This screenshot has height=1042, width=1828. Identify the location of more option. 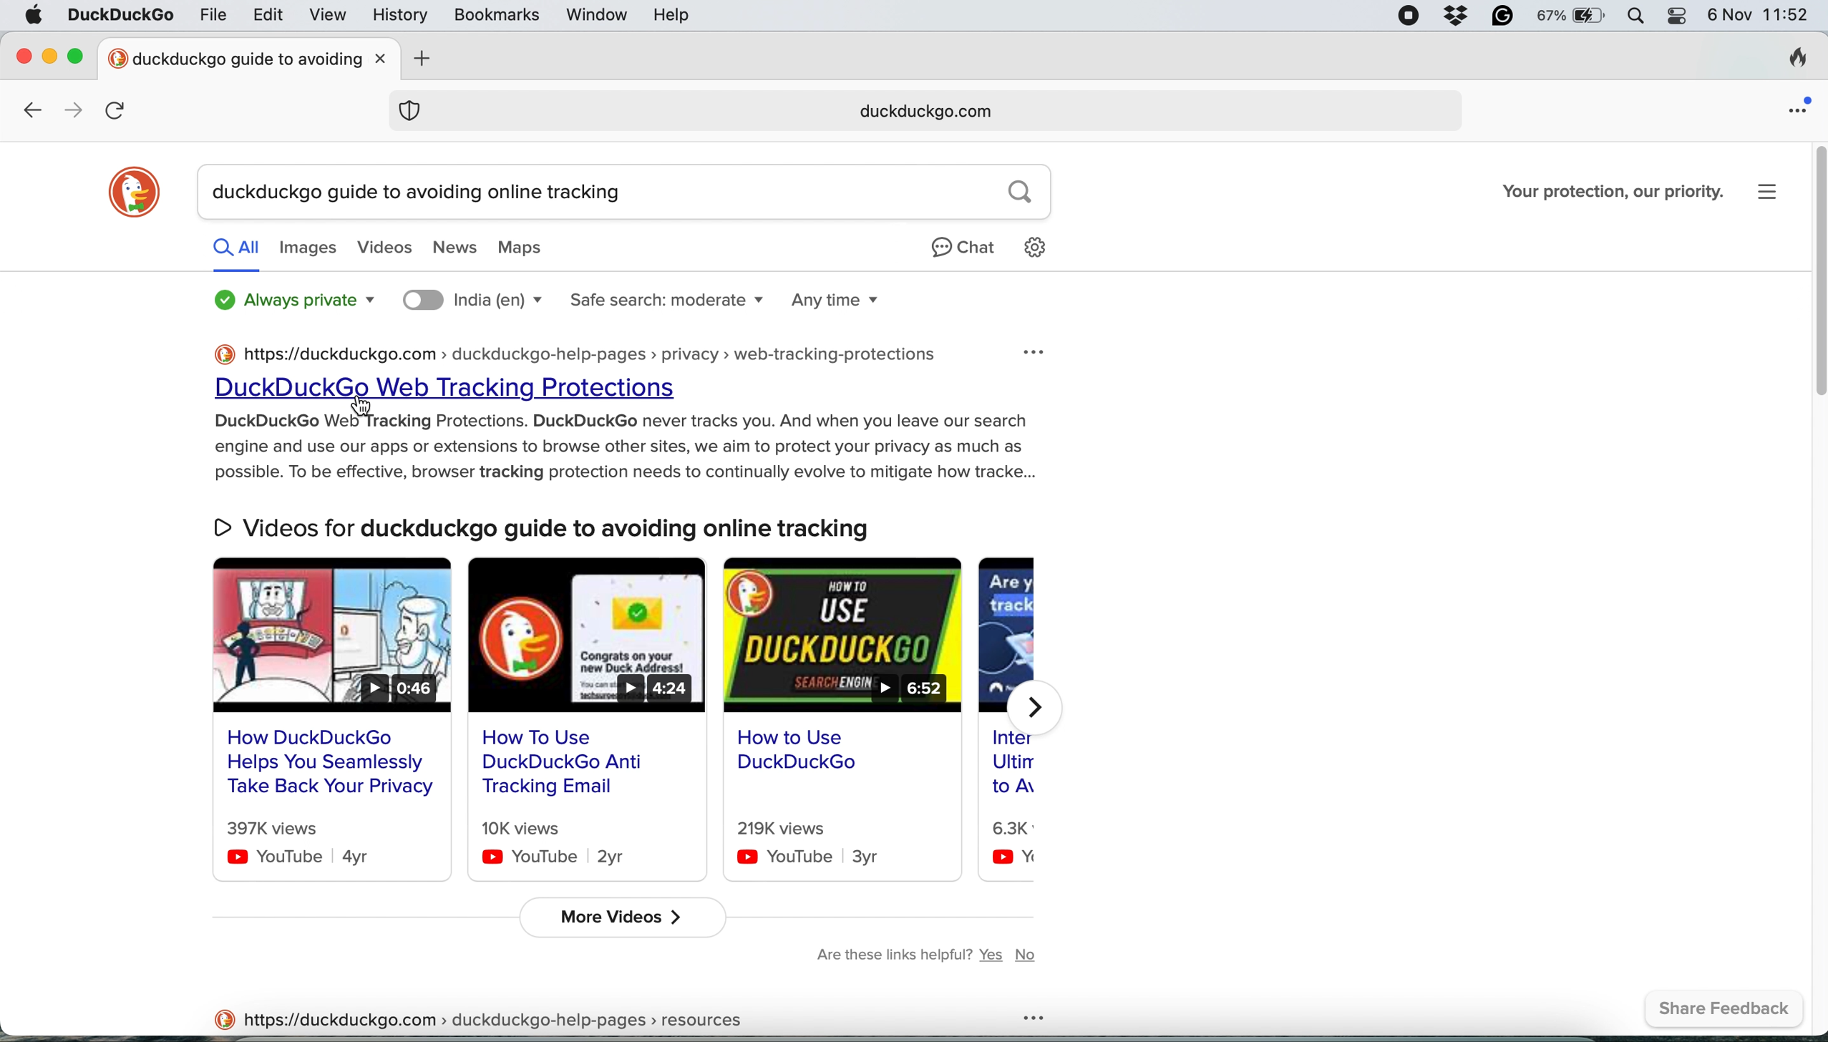
(1041, 1017).